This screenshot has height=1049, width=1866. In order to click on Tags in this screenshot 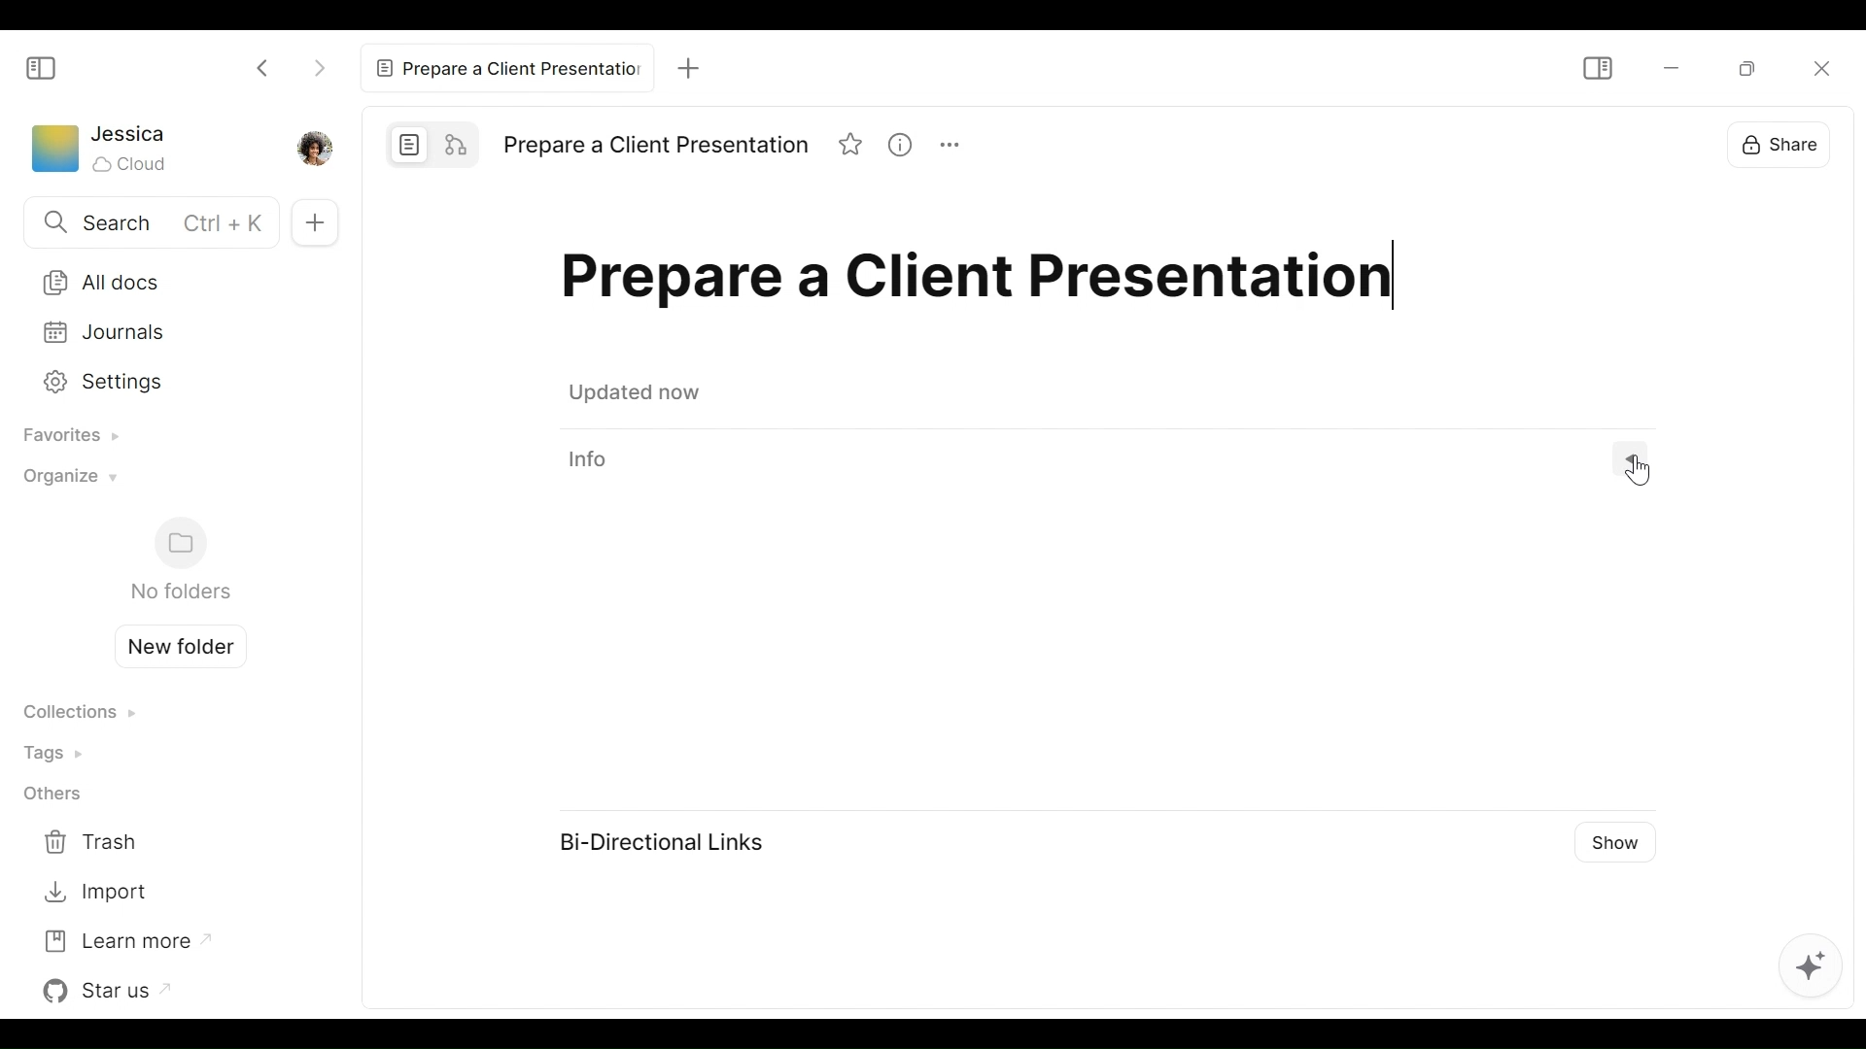, I will do `click(59, 752)`.